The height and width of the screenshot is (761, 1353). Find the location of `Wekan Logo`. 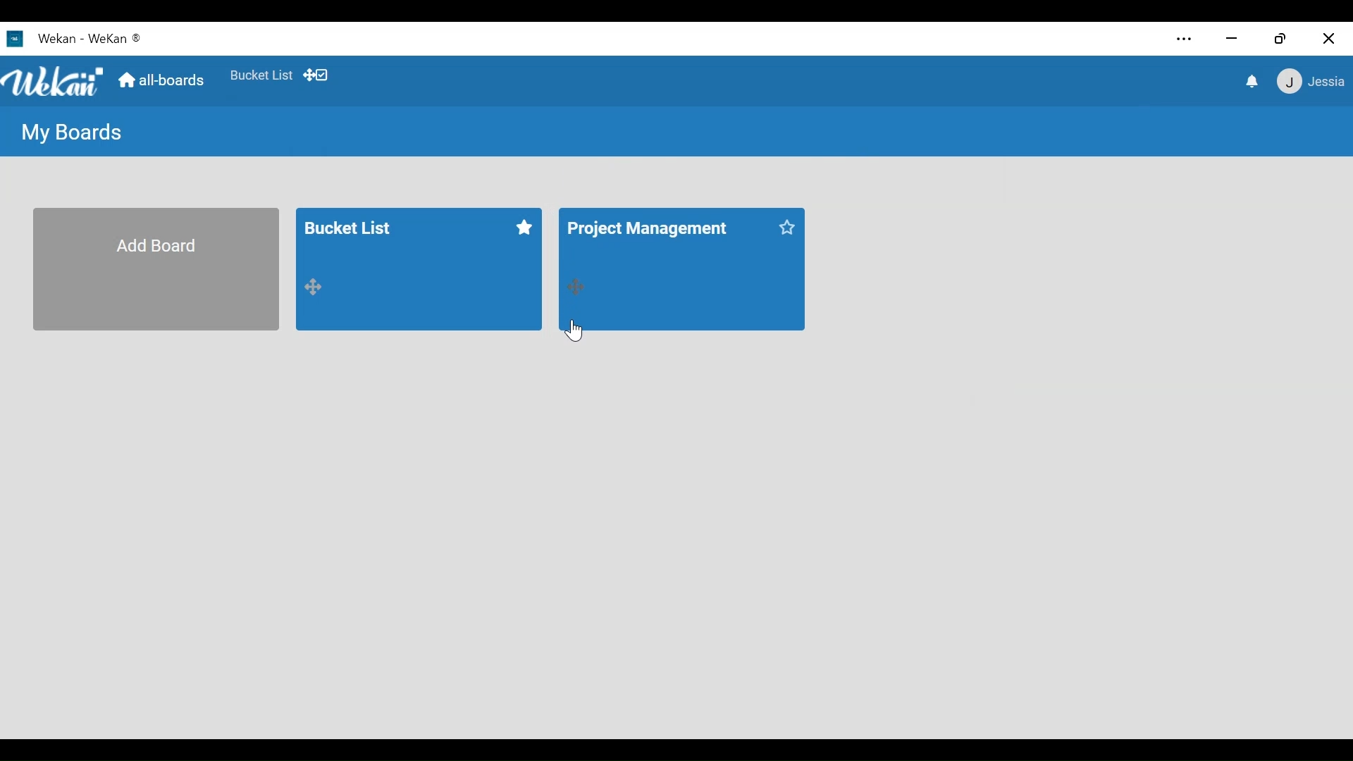

Wekan Logo is located at coordinates (52, 78).